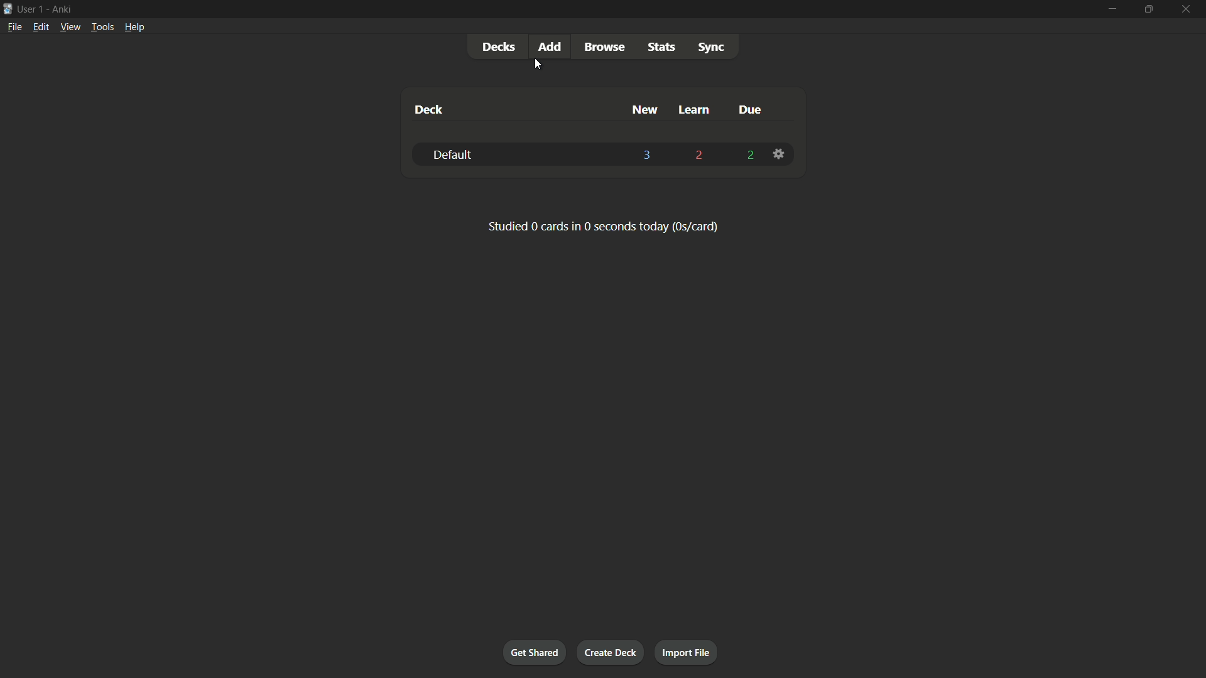  Describe the element at coordinates (751, 156) in the screenshot. I see `2` at that location.